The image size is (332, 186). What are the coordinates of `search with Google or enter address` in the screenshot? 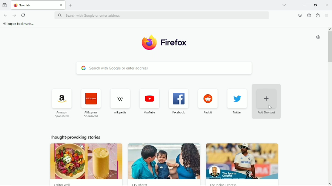 It's located at (161, 16).